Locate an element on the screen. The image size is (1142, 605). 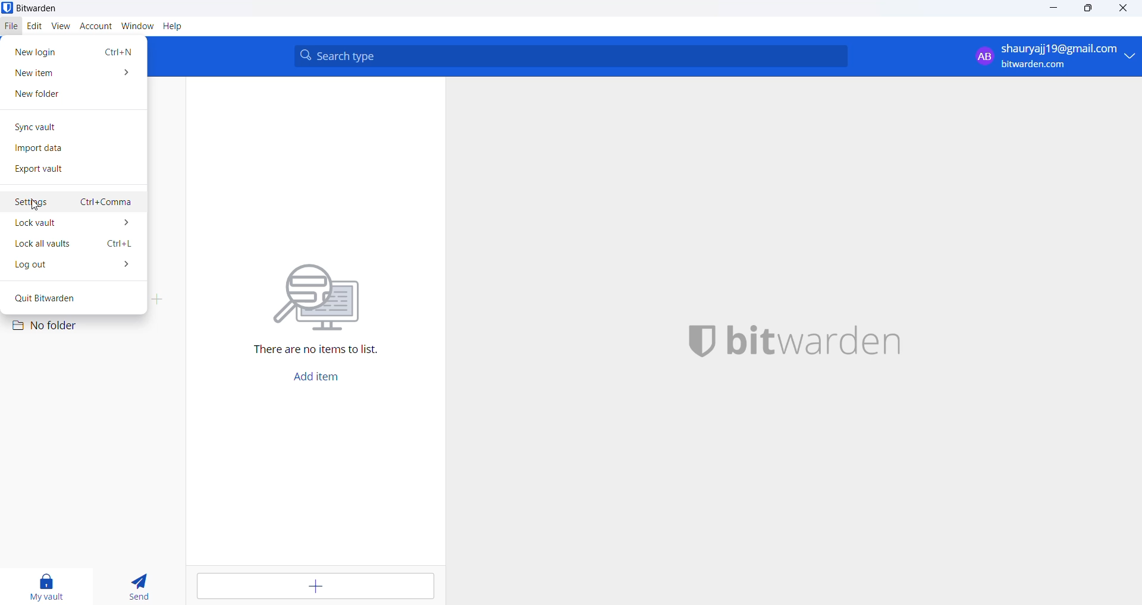
new login is located at coordinates (34, 50).